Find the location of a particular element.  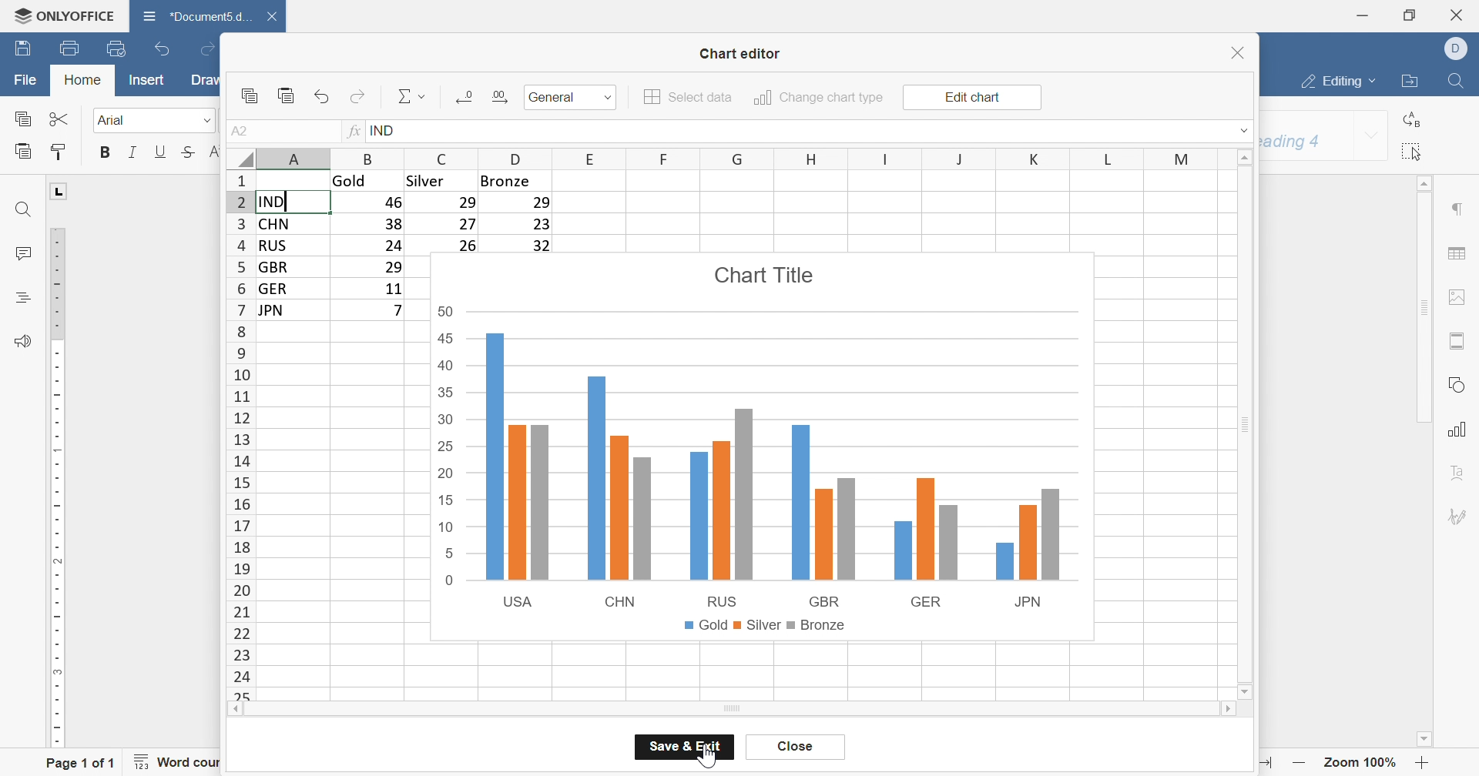

file is located at coordinates (25, 80).